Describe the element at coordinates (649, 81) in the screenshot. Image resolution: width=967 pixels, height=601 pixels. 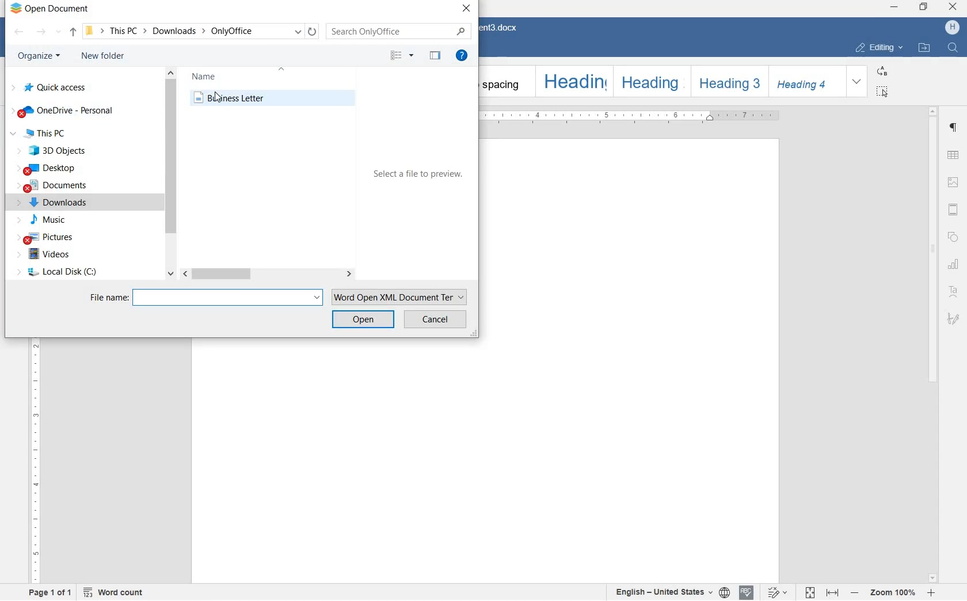
I see `heading 2` at that location.